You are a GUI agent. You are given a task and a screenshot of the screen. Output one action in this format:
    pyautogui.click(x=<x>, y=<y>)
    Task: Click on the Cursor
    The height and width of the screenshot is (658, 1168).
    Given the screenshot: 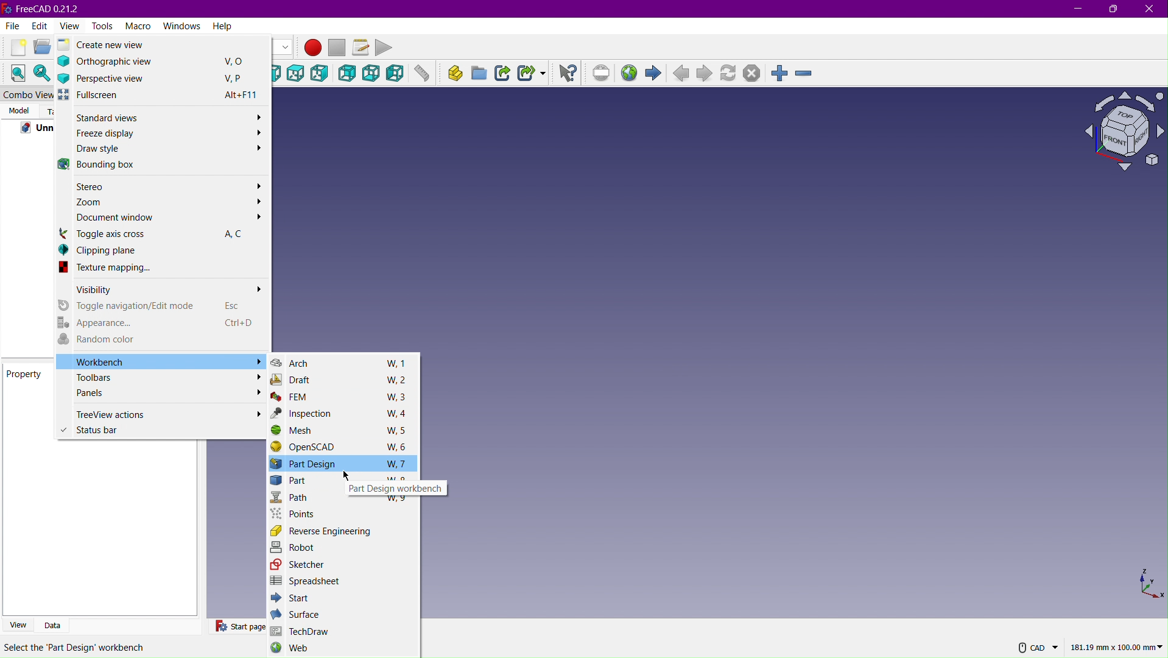 What is the action you would take?
    pyautogui.click(x=343, y=474)
    